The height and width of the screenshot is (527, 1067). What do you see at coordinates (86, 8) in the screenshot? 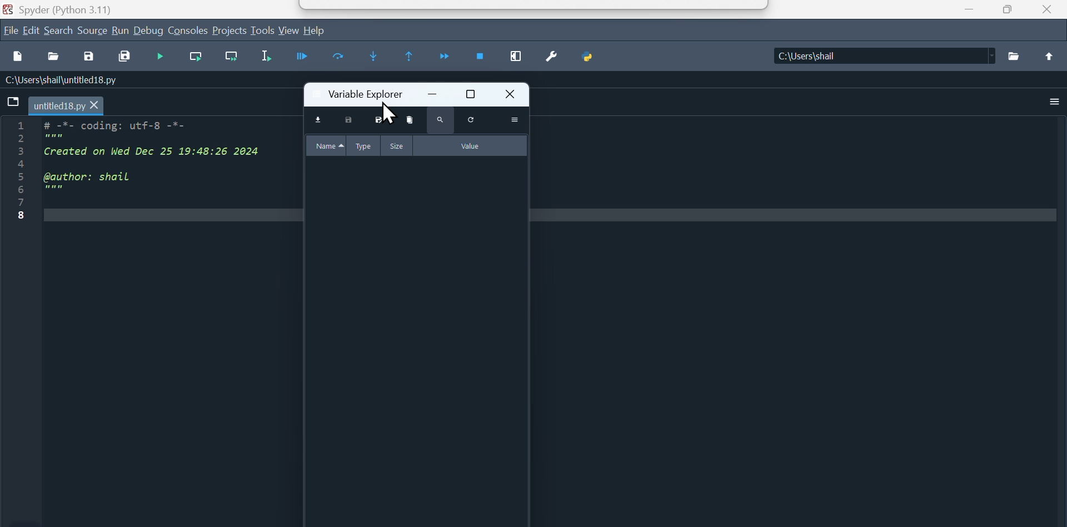
I see `Spyder (Python 3.11)` at bounding box center [86, 8].